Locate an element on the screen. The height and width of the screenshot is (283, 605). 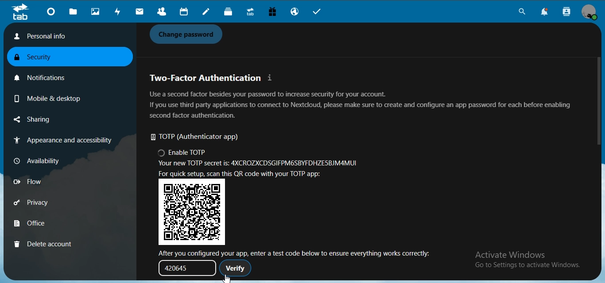
notifications is located at coordinates (45, 76).